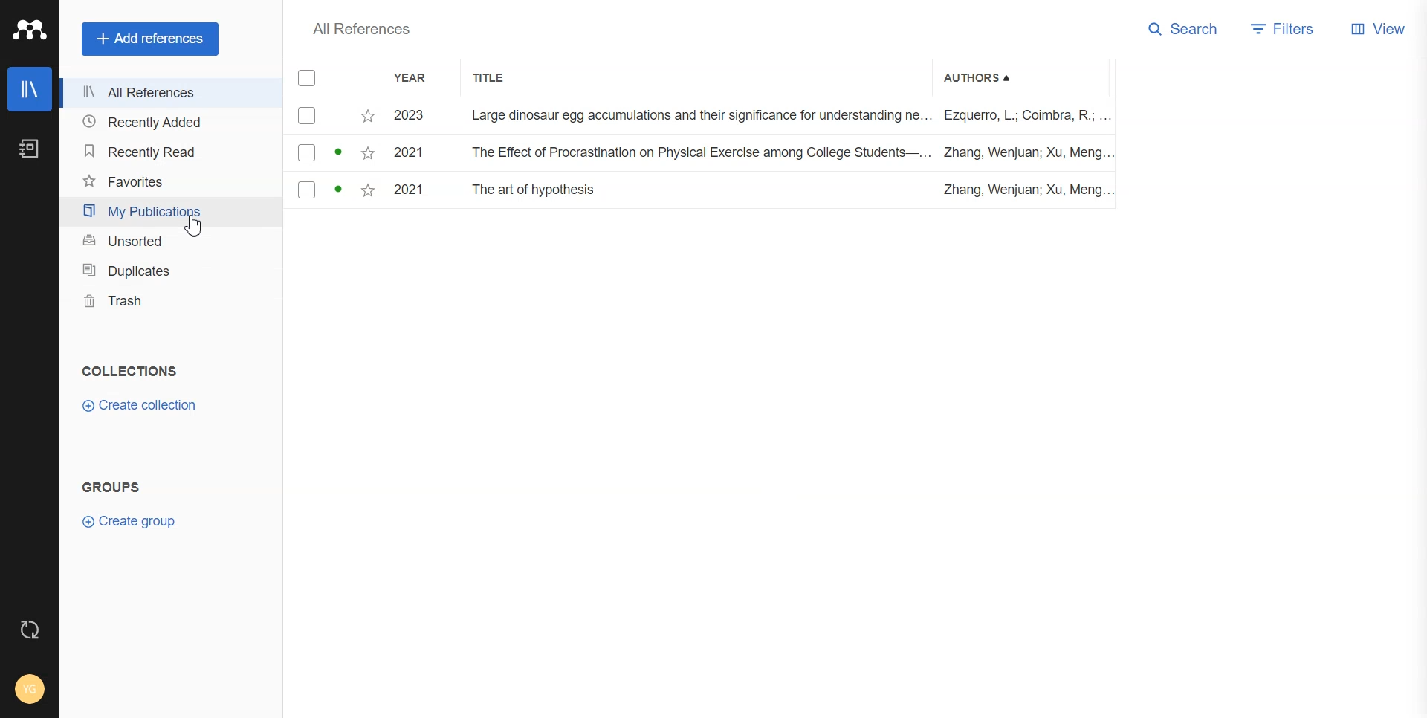  Describe the element at coordinates (369, 114) in the screenshot. I see `Favorites` at that location.